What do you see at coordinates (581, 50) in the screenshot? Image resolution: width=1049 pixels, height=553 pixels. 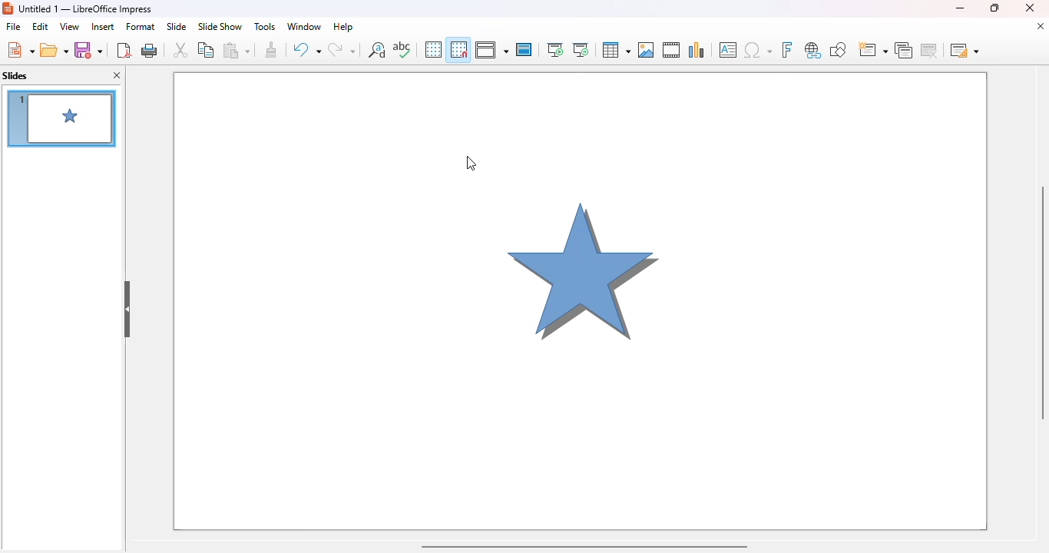 I see `start from current slide` at bounding box center [581, 50].